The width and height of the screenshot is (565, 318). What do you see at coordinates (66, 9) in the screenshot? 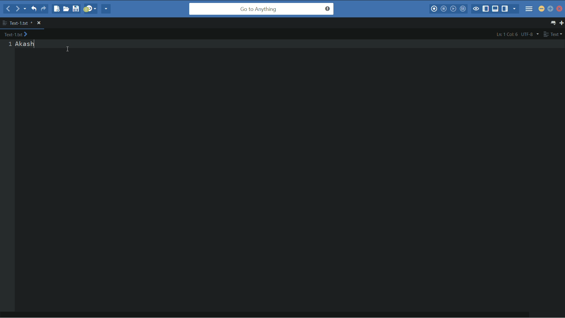
I see `open a file` at bounding box center [66, 9].